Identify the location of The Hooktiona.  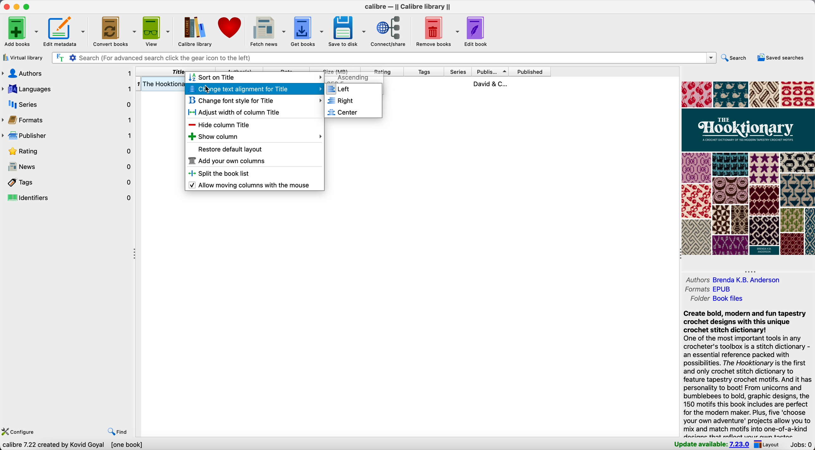
(160, 84).